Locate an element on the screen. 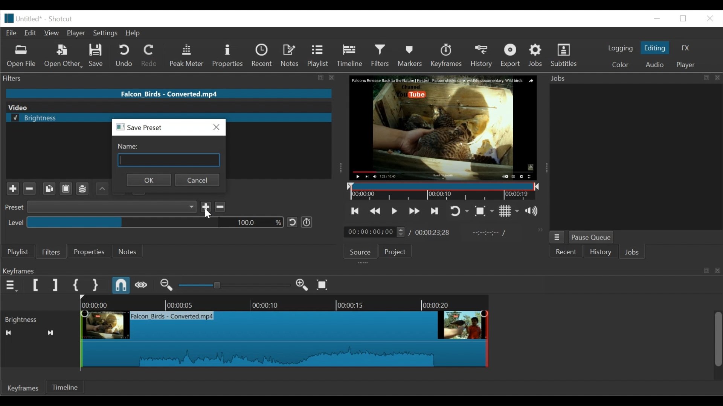 This screenshot has height=406, width=723. Keyframes is located at coordinates (23, 388).